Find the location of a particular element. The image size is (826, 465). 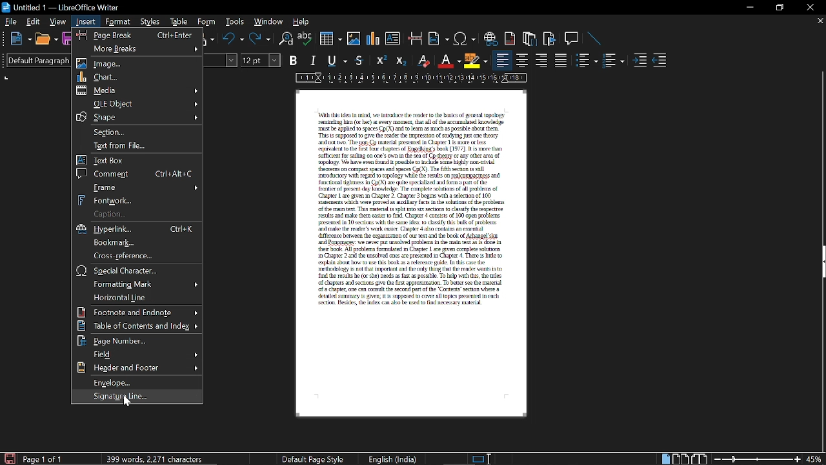

insert table is located at coordinates (330, 39).